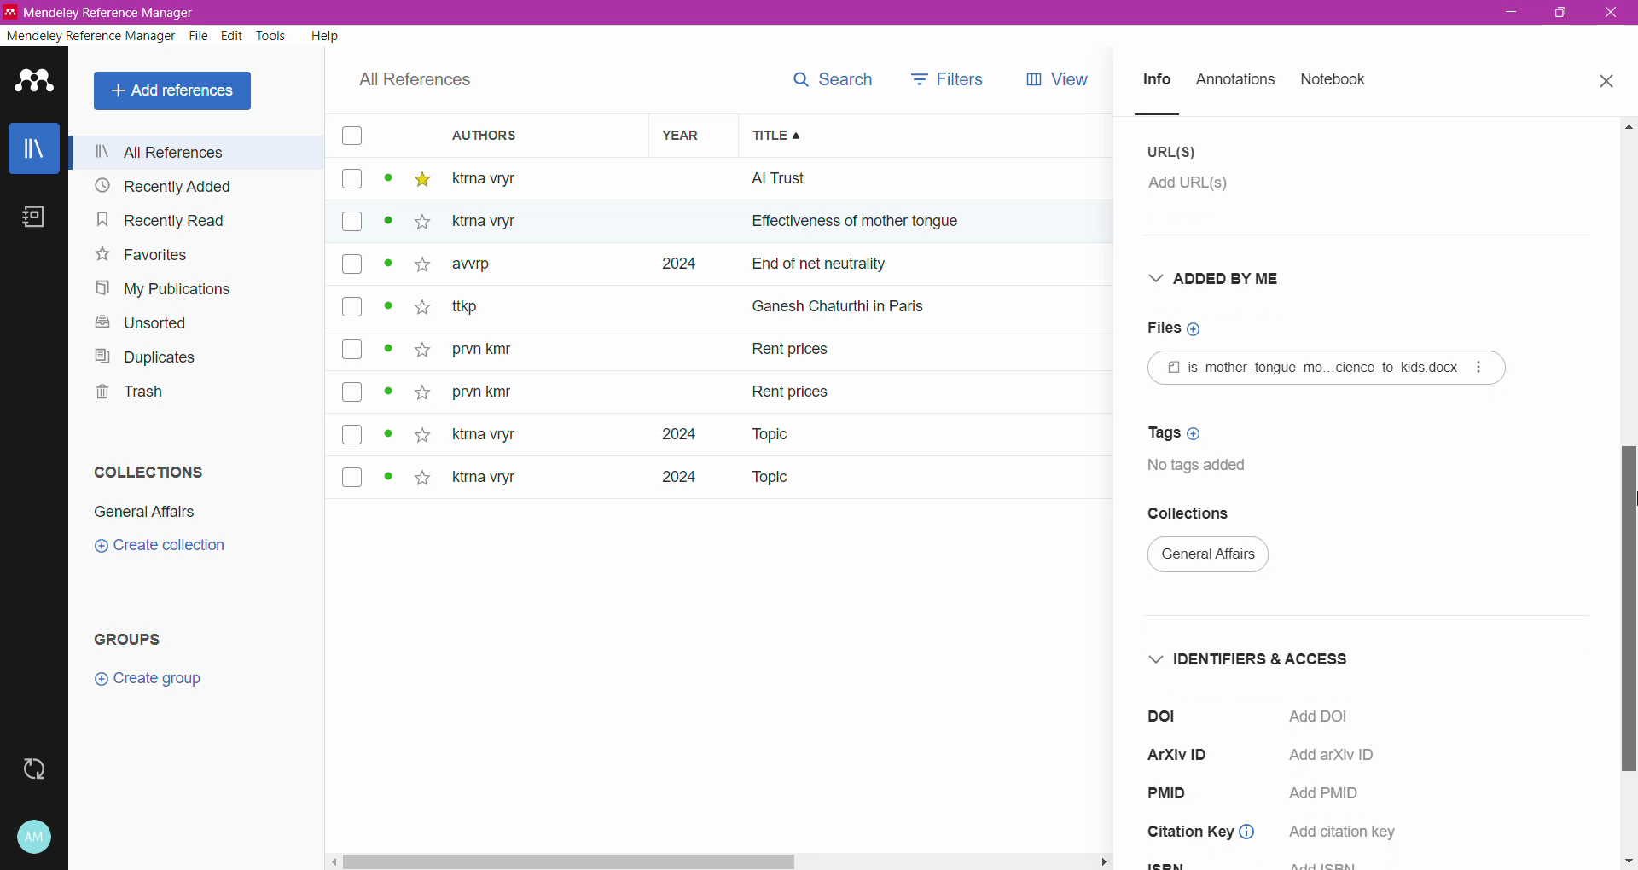 The width and height of the screenshot is (1638, 870). I want to click on ktna vryt , so click(480, 436).